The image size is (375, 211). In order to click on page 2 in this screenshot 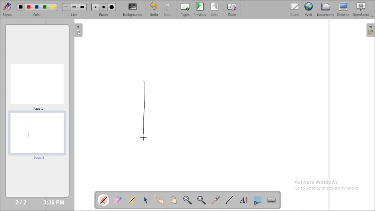, I will do `click(37, 136)`.